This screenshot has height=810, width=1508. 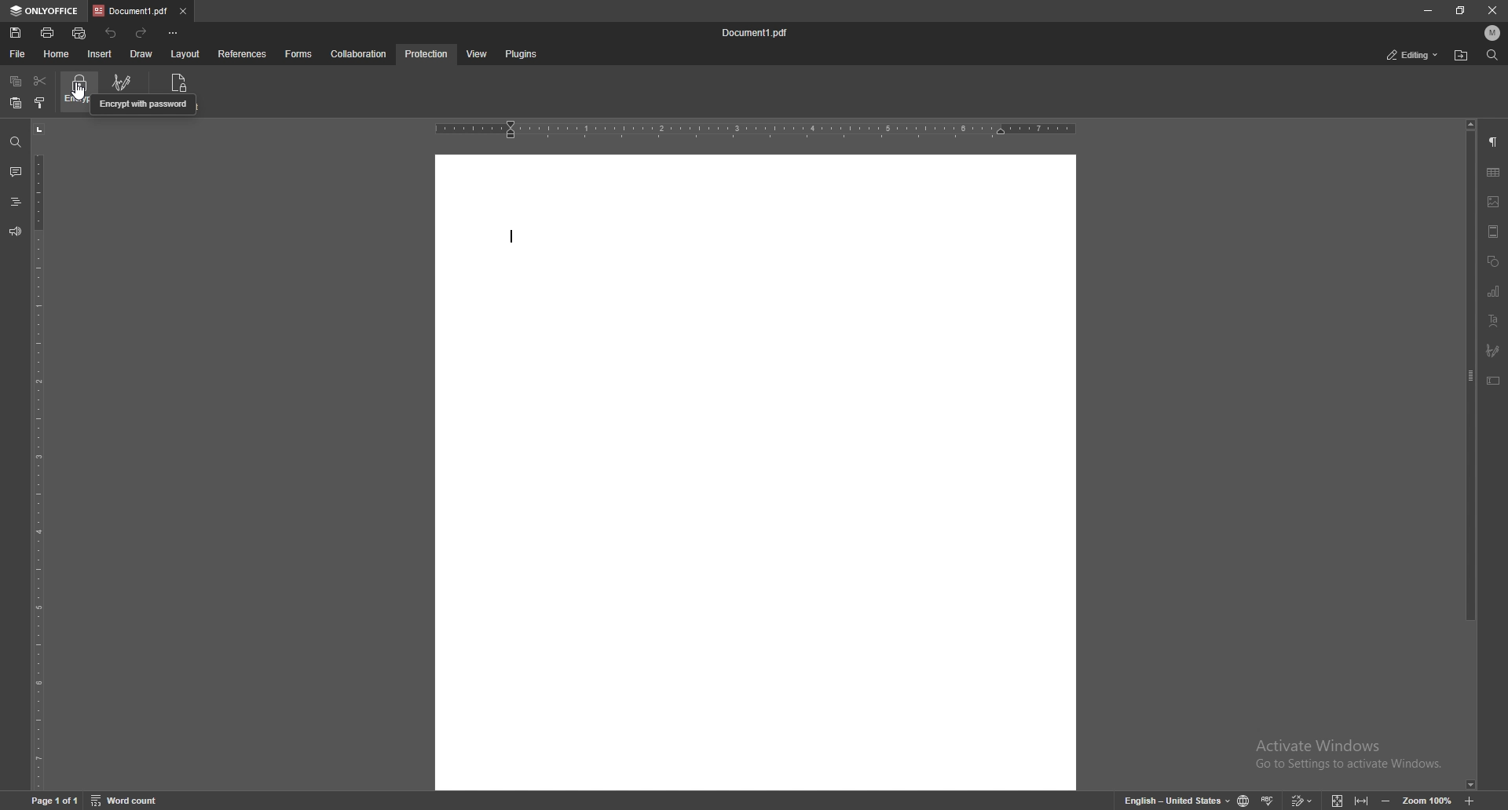 What do you see at coordinates (755, 472) in the screenshot?
I see `document` at bounding box center [755, 472].